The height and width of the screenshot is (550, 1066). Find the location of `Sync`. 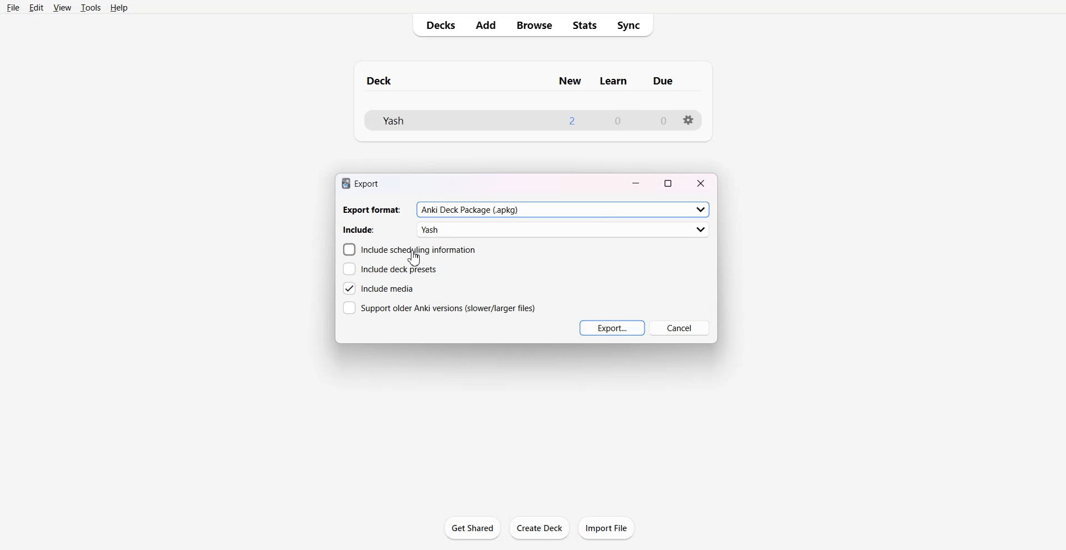

Sync is located at coordinates (632, 26).